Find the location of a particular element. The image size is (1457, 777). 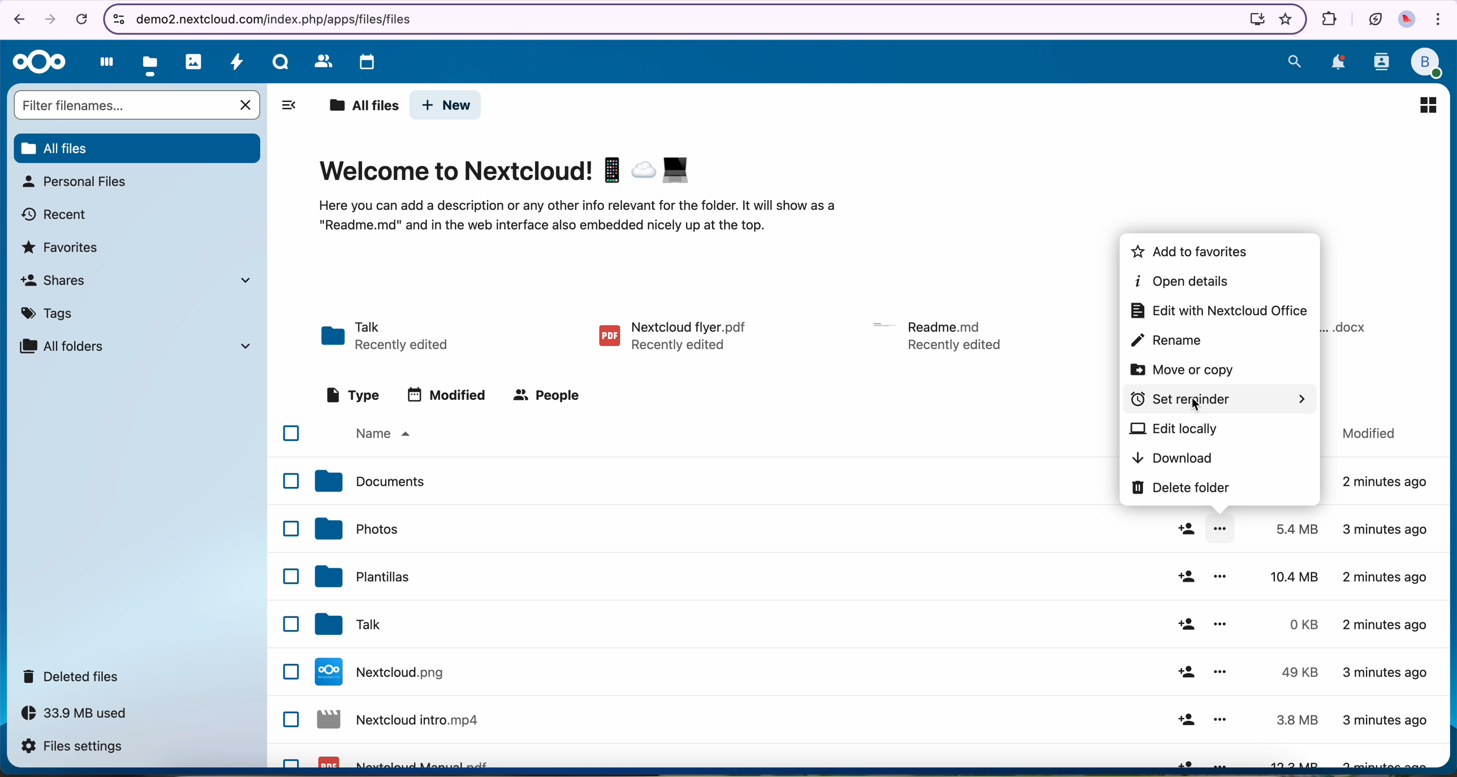

Talk is located at coordinates (281, 61).